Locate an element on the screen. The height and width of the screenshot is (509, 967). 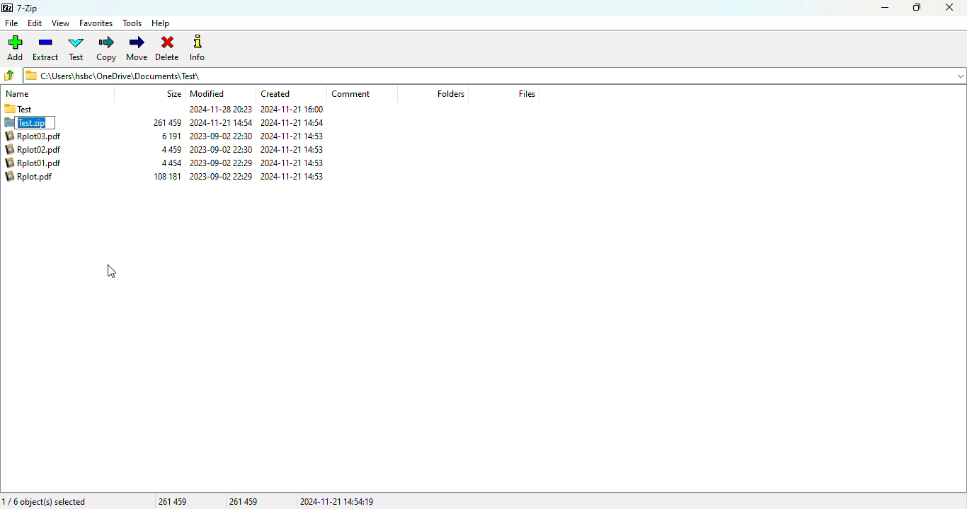
folders is located at coordinates (450, 93).